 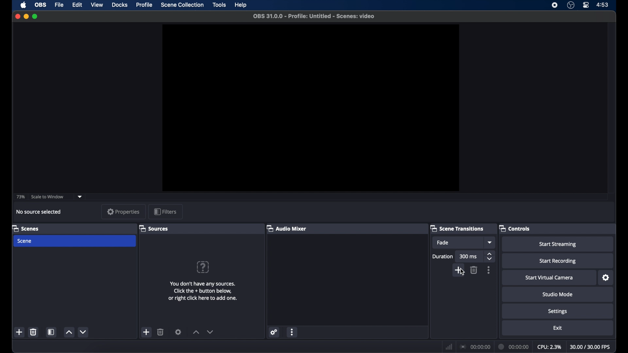 What do you see at coordinates (558, 311) in the screenshot?
I see `settings` at bounding box center [558, 311].